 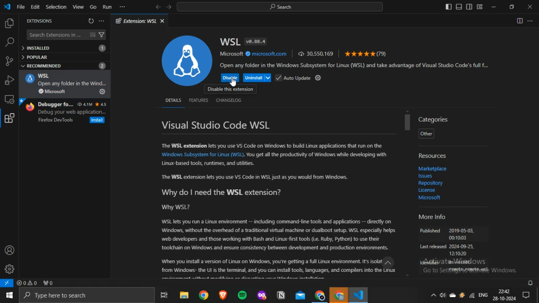 What do you see at coordinates (504, 290) in the screenshot?
I see `22:42` at bounding box center [504, 290].